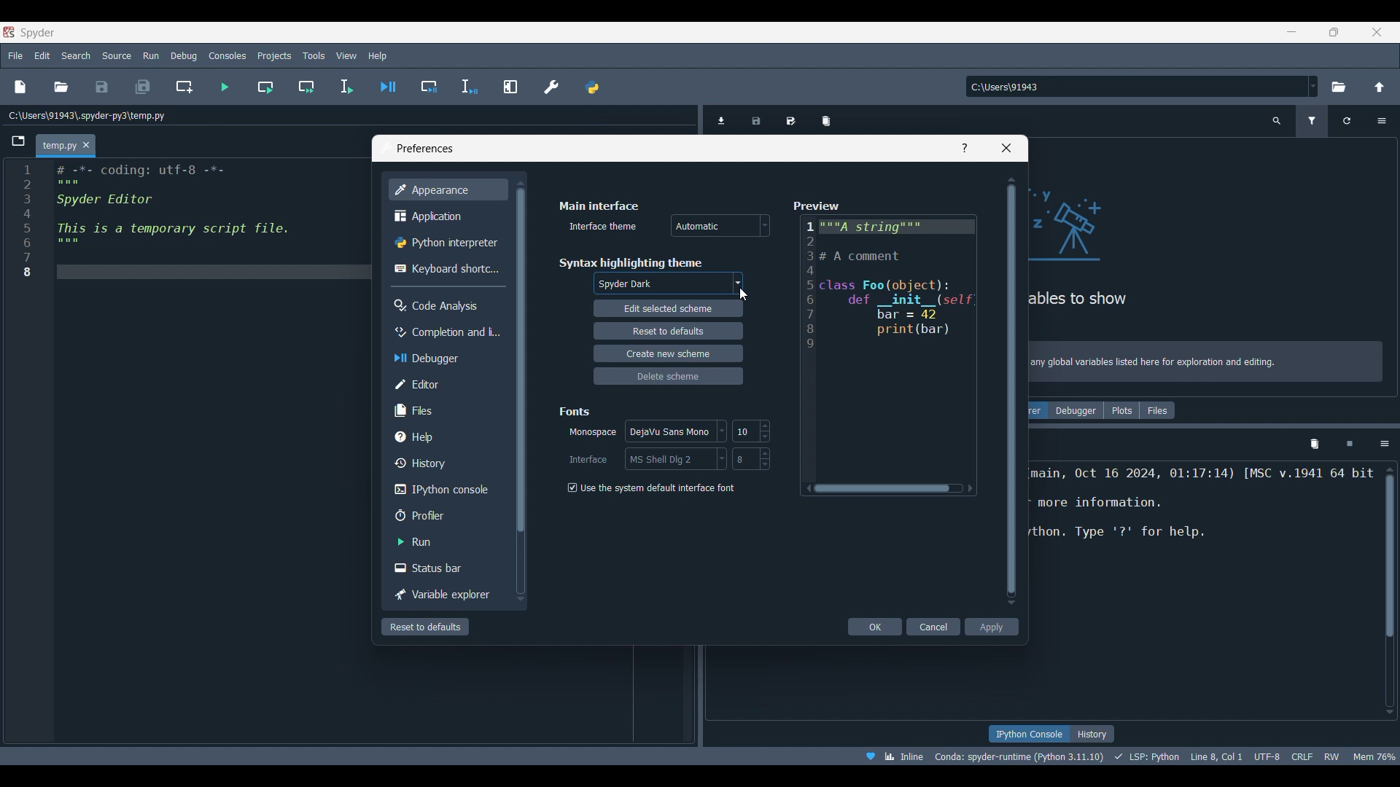 This screenshot has height=787, width=1400. What do you see at coordinates (184, 86) in the screenshot?
I see `Create new cell at current line` at bounding box center [184, 86].